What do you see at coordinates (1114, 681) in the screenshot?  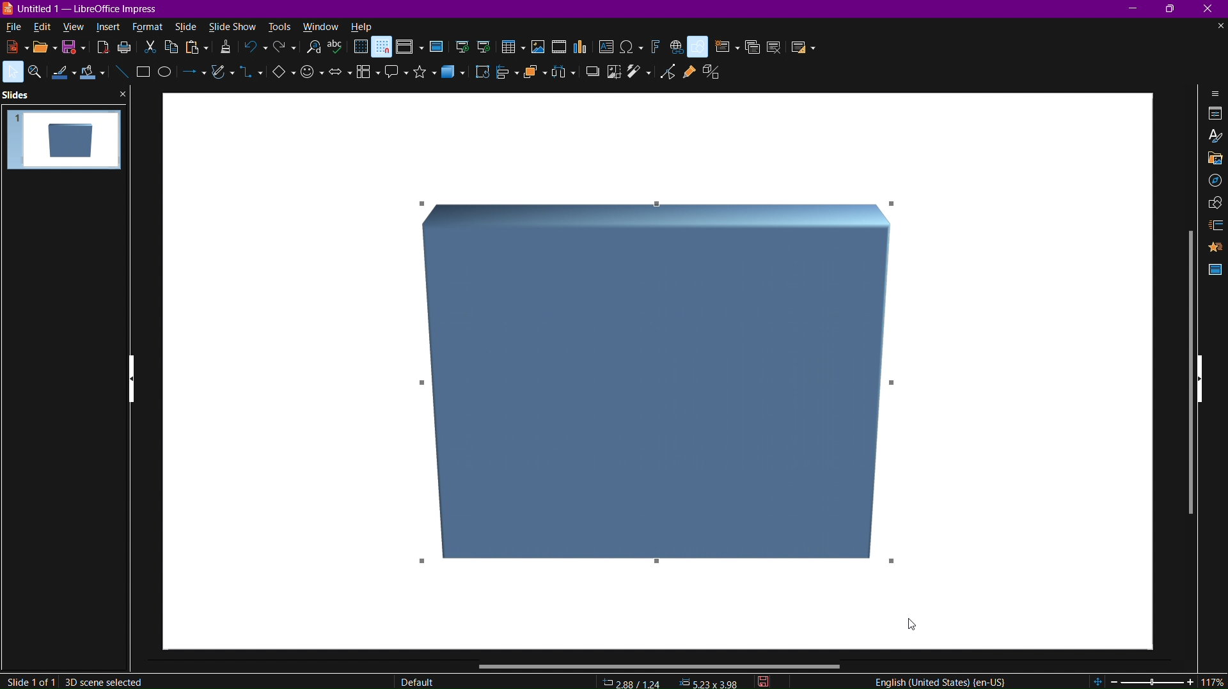 I see `zoom out` at bounding box center [1114, 681].